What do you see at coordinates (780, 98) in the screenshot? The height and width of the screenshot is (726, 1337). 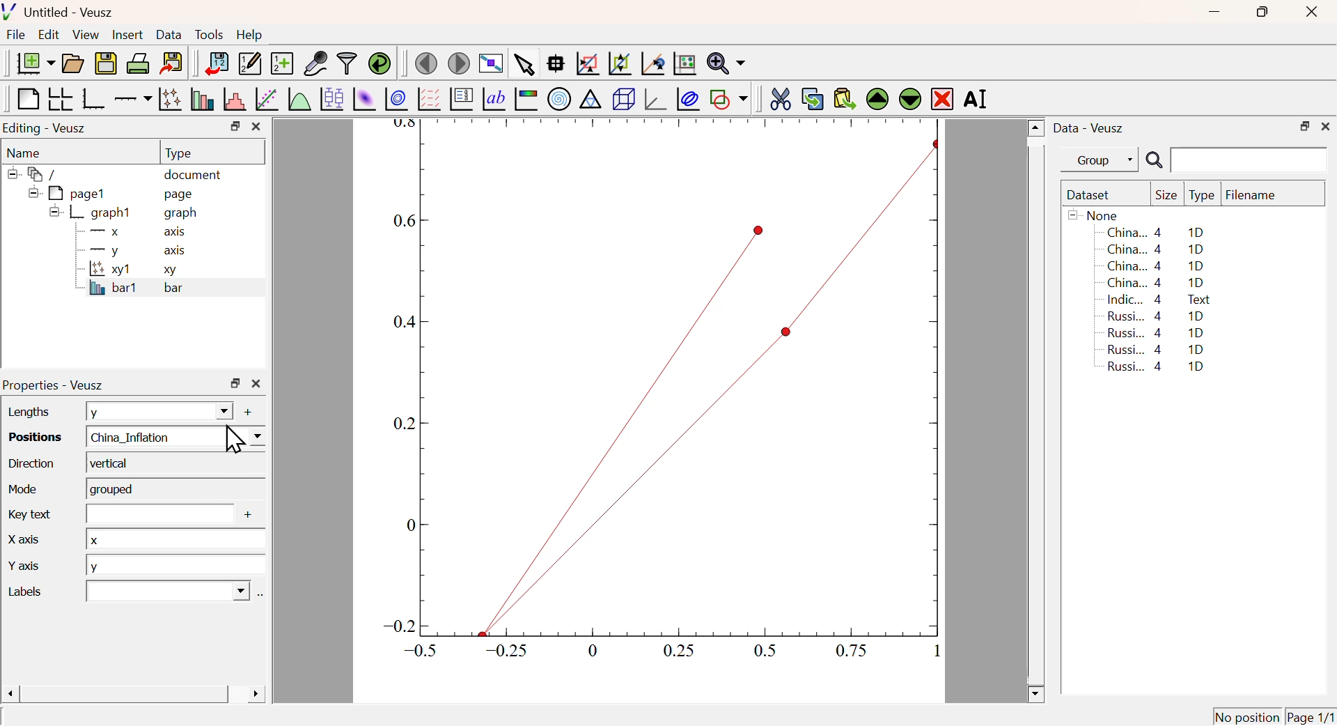 I see `Cut` at bounding box center [780, 98].